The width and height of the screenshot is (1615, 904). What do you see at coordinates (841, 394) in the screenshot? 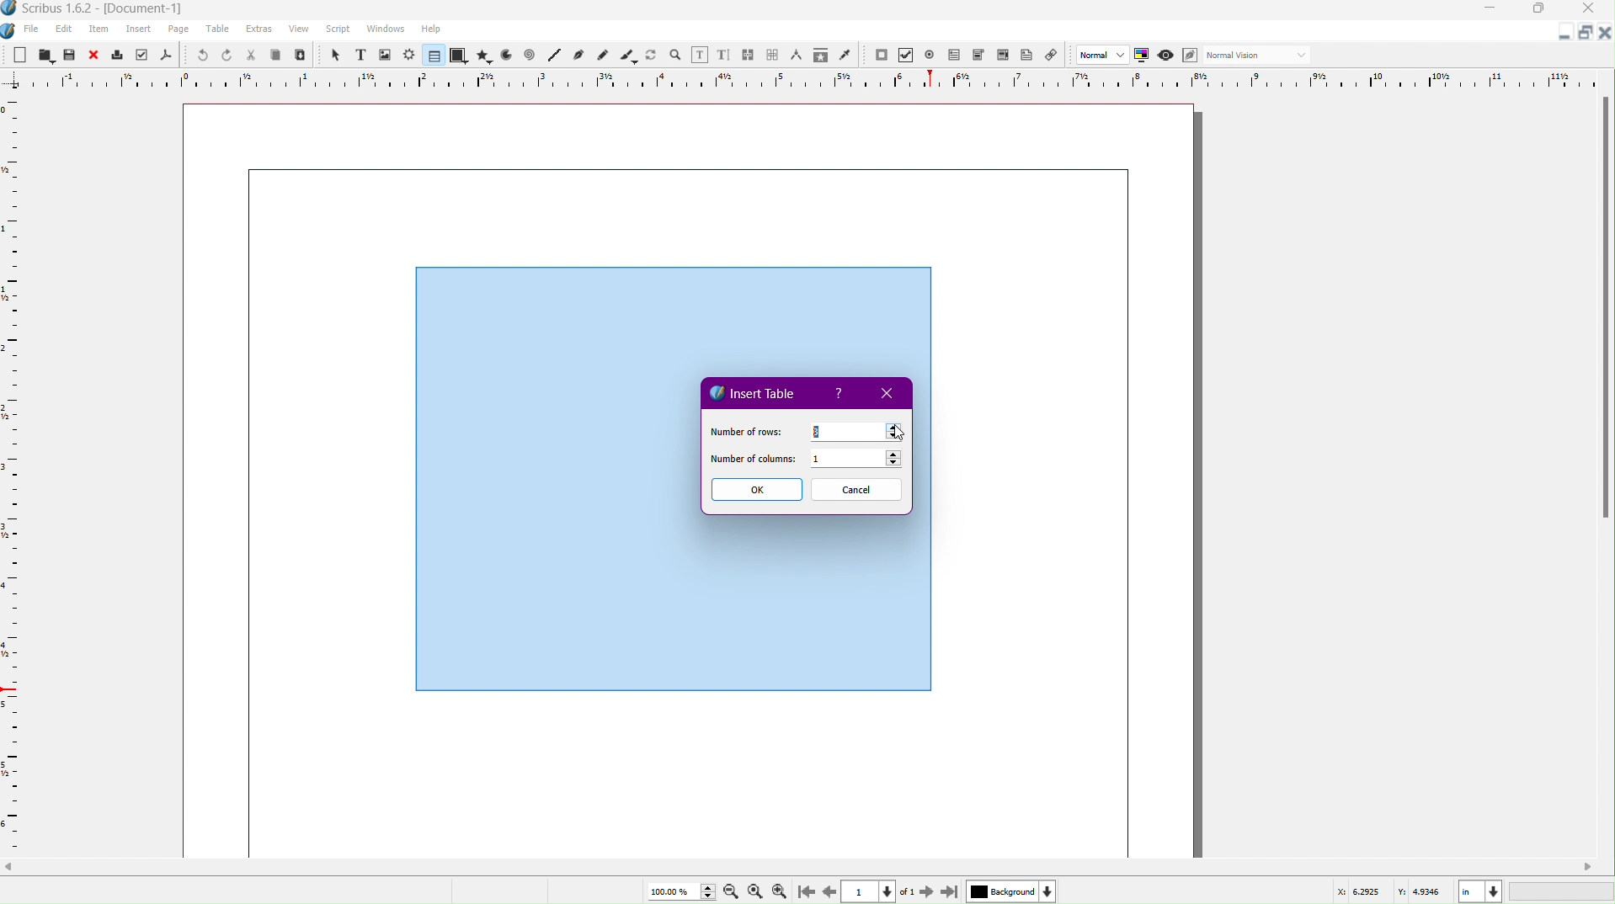
I see `Help` at bounding box center [841, 394].